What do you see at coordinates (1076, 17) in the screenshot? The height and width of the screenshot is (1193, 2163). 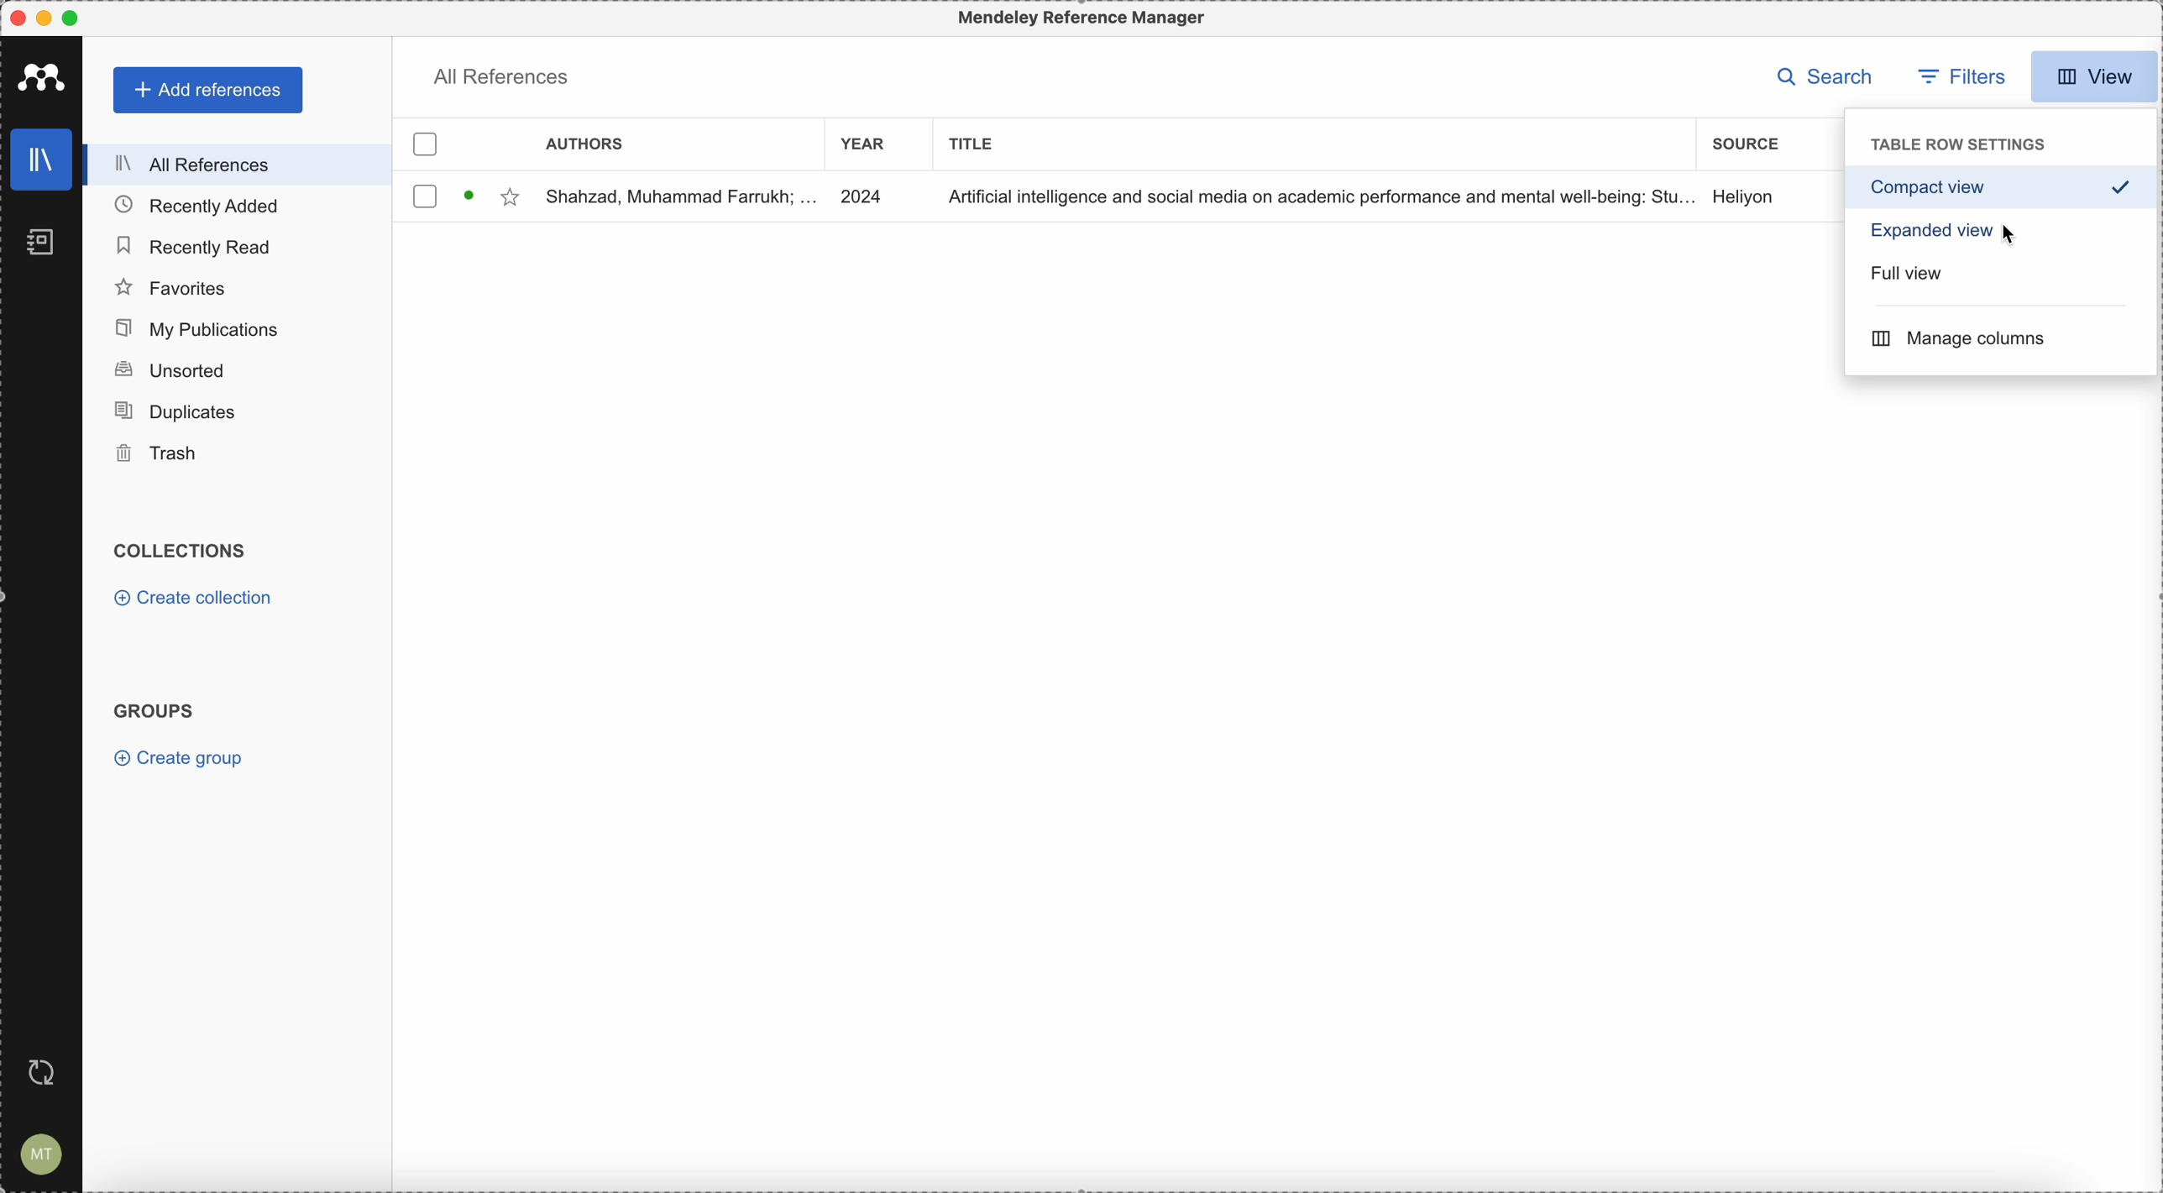 I see `Mendeley Reference Manager` at bounding box center [1076, 17].